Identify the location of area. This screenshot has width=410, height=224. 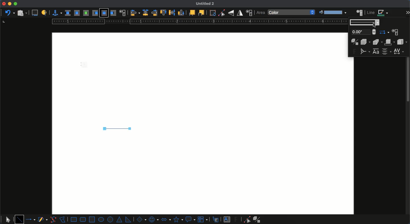
(261, 13).